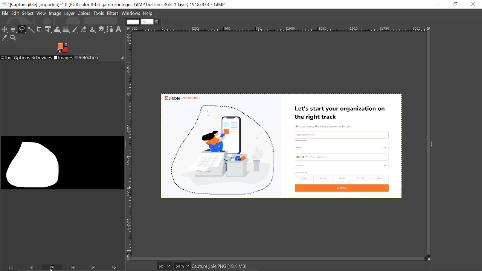 Image resolution: width=482 pixels, height=271 pixels. I want to click on Filters, so click(112, 14).